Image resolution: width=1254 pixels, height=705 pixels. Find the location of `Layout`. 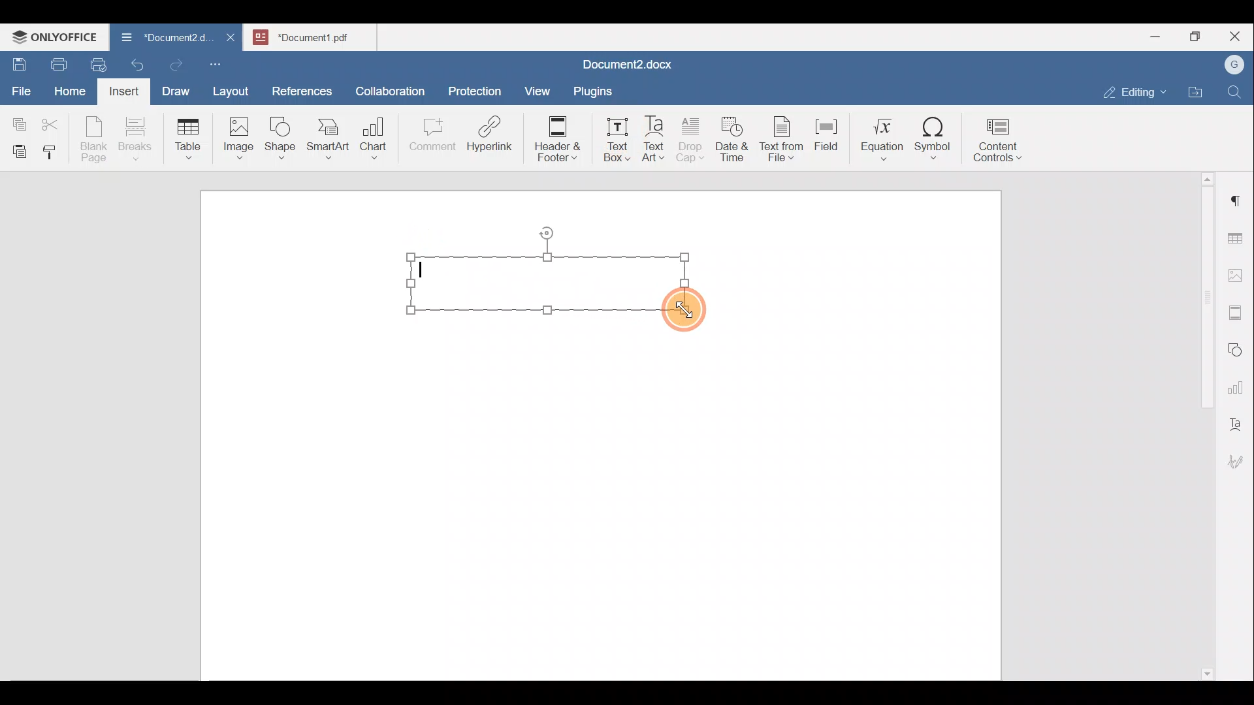

Layout is located at coordinates (234, 89).